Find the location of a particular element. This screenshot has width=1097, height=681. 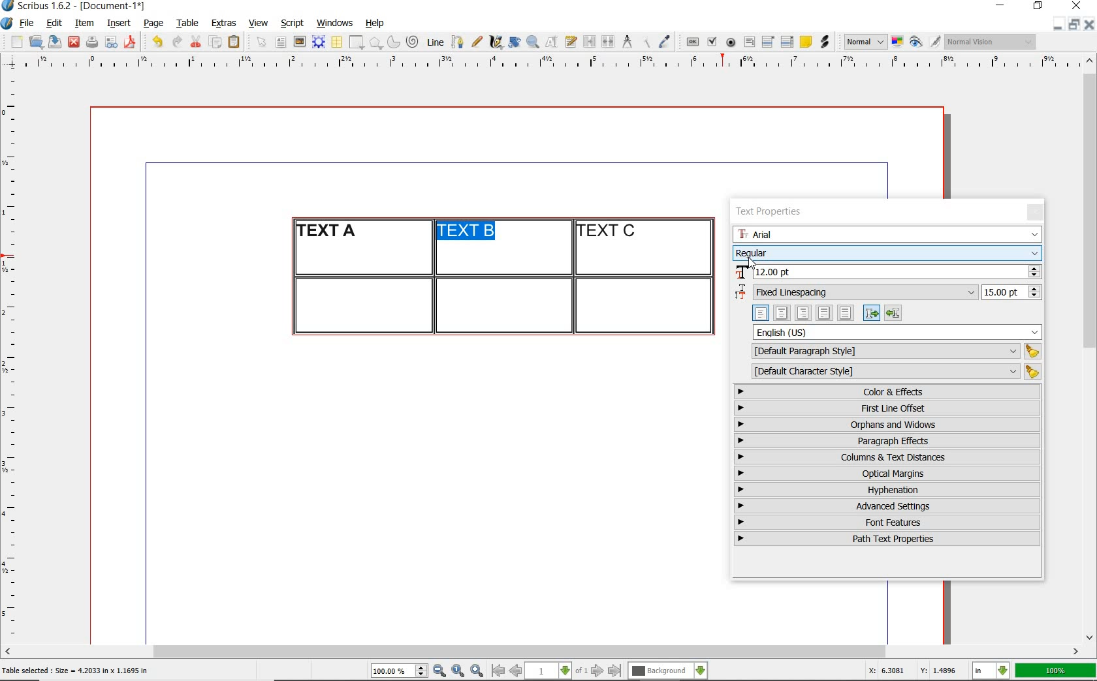

restore is located at coordinates (1038, 7).